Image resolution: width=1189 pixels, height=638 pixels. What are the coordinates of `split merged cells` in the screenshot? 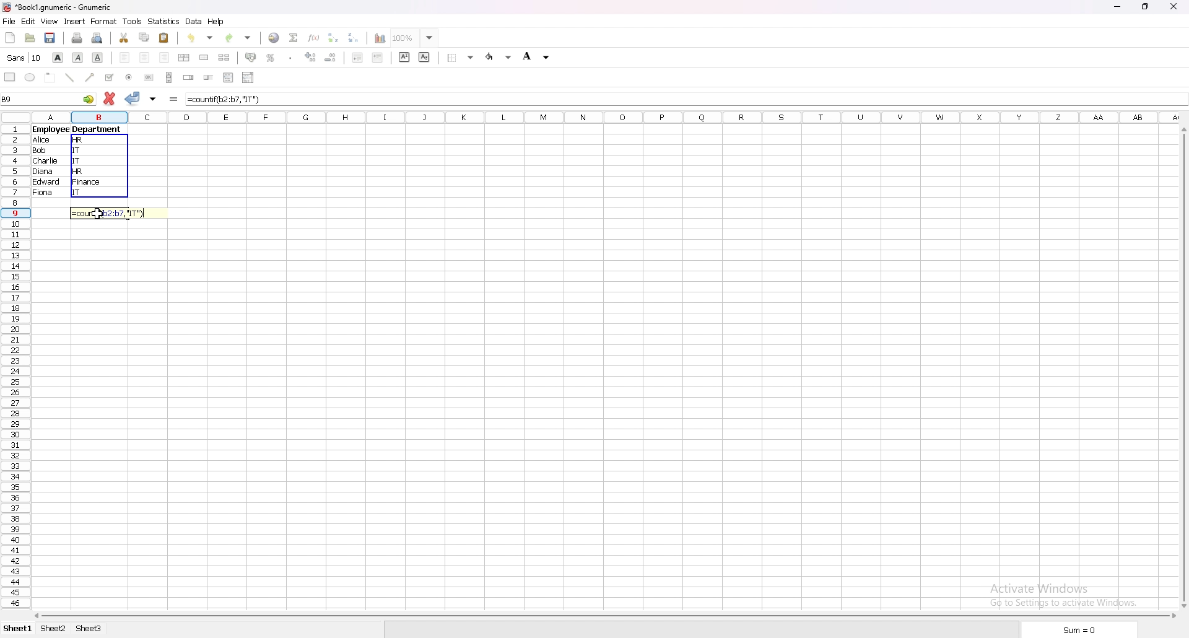 It's located at (225, 57).